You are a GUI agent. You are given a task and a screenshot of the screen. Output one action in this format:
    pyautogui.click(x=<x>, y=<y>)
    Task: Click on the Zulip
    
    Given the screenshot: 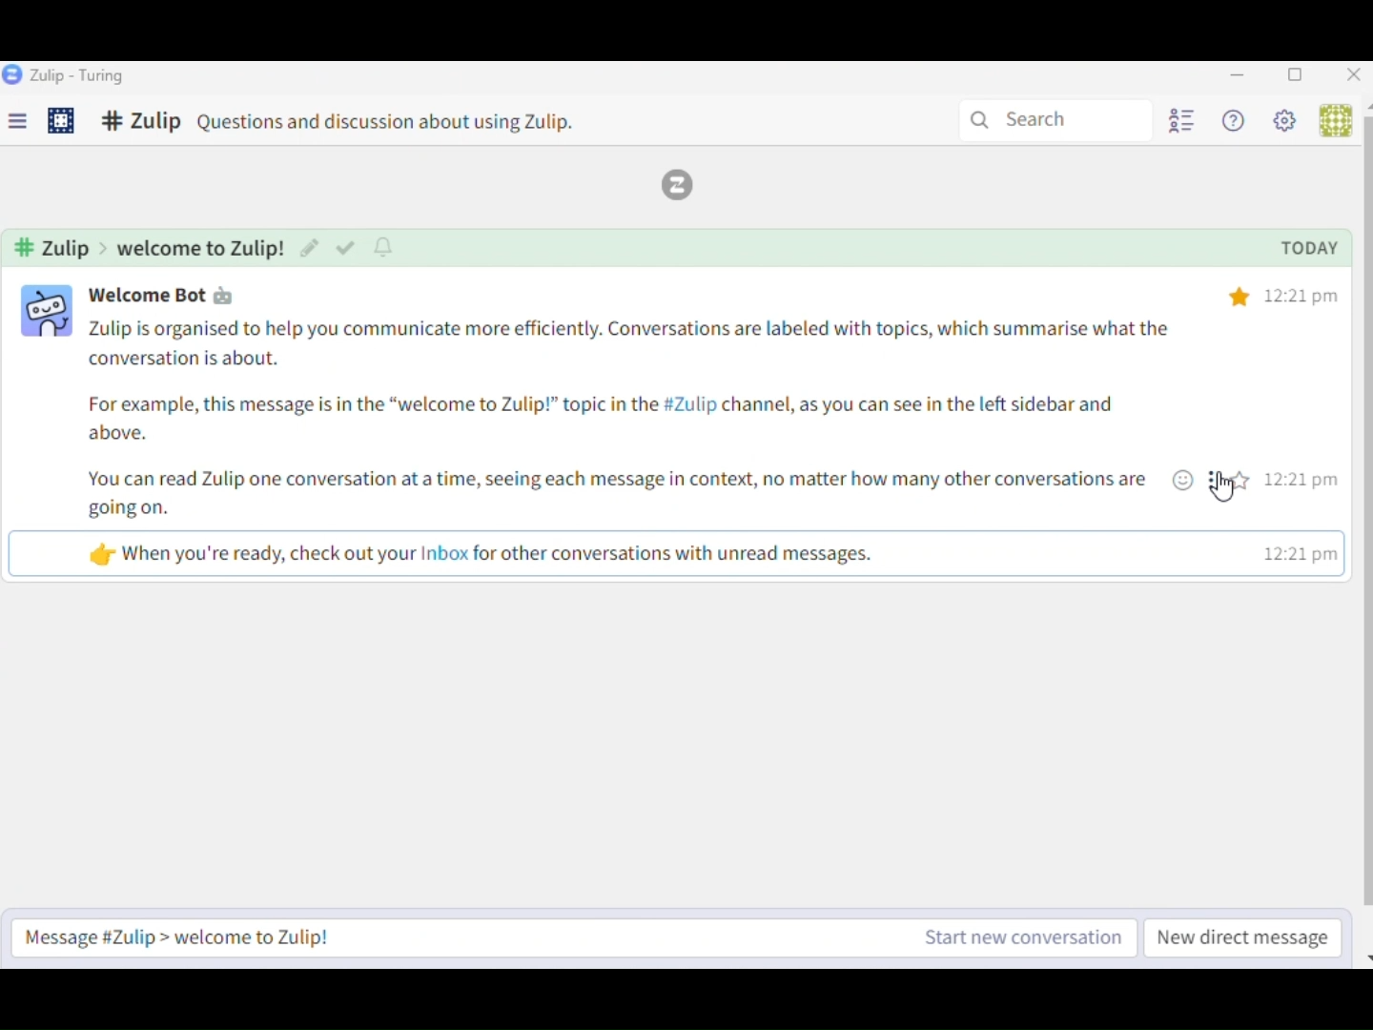 What is the action you would take?
    pyautogui.click(x=688, y=185)
    